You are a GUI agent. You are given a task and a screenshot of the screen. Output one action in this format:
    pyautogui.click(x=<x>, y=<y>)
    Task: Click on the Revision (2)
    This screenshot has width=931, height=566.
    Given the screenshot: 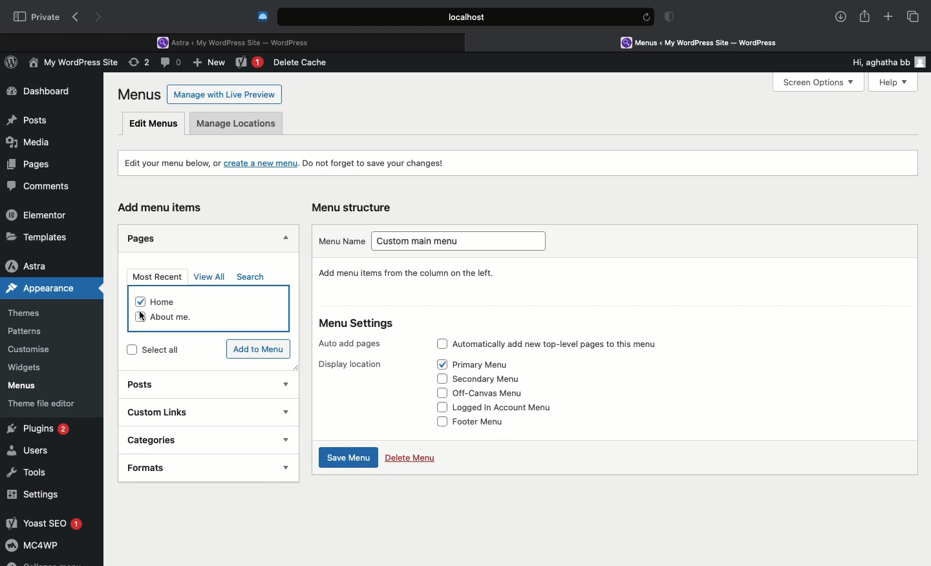 What is the action you would take?
    pyautogui.click(x=137, y=64)
    